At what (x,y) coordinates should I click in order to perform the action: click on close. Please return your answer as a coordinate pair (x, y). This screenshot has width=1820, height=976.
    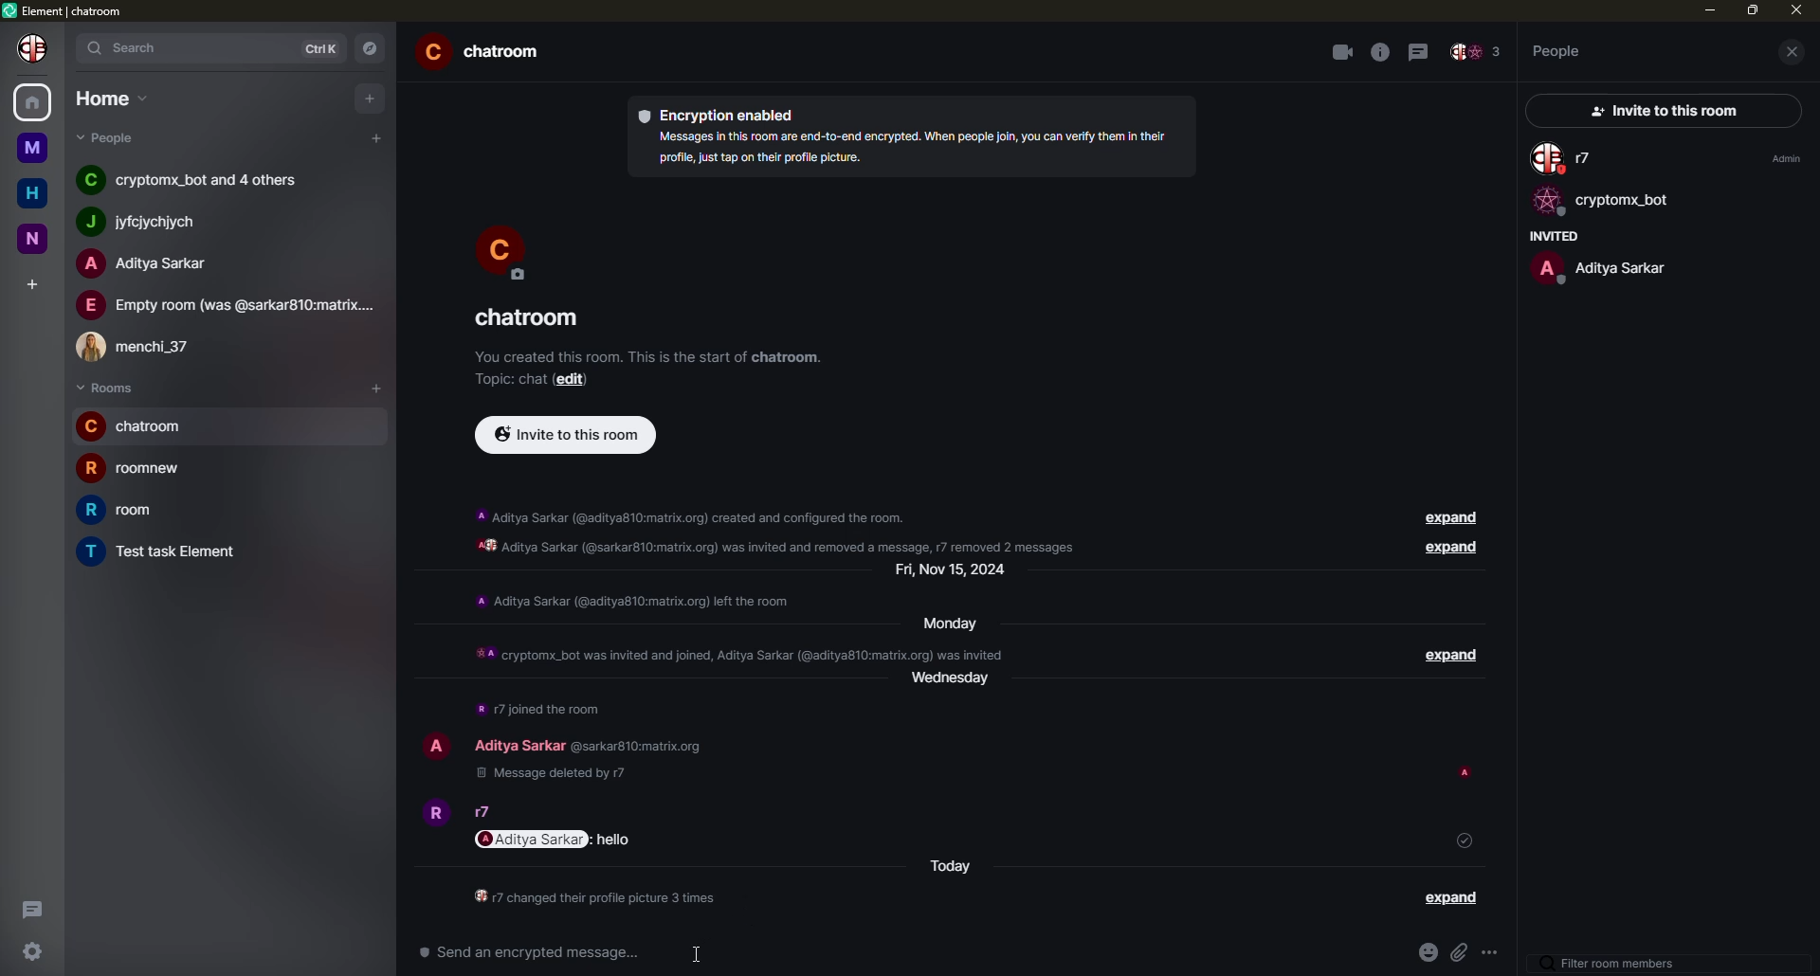
    Looking at the image, I should click on (1796, 10).